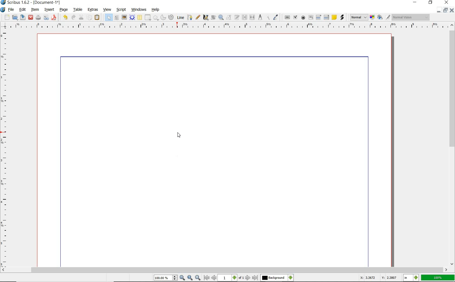 This screenshot has height=282, width=455. I want to click on edit contents of frame, so click(229, 17).